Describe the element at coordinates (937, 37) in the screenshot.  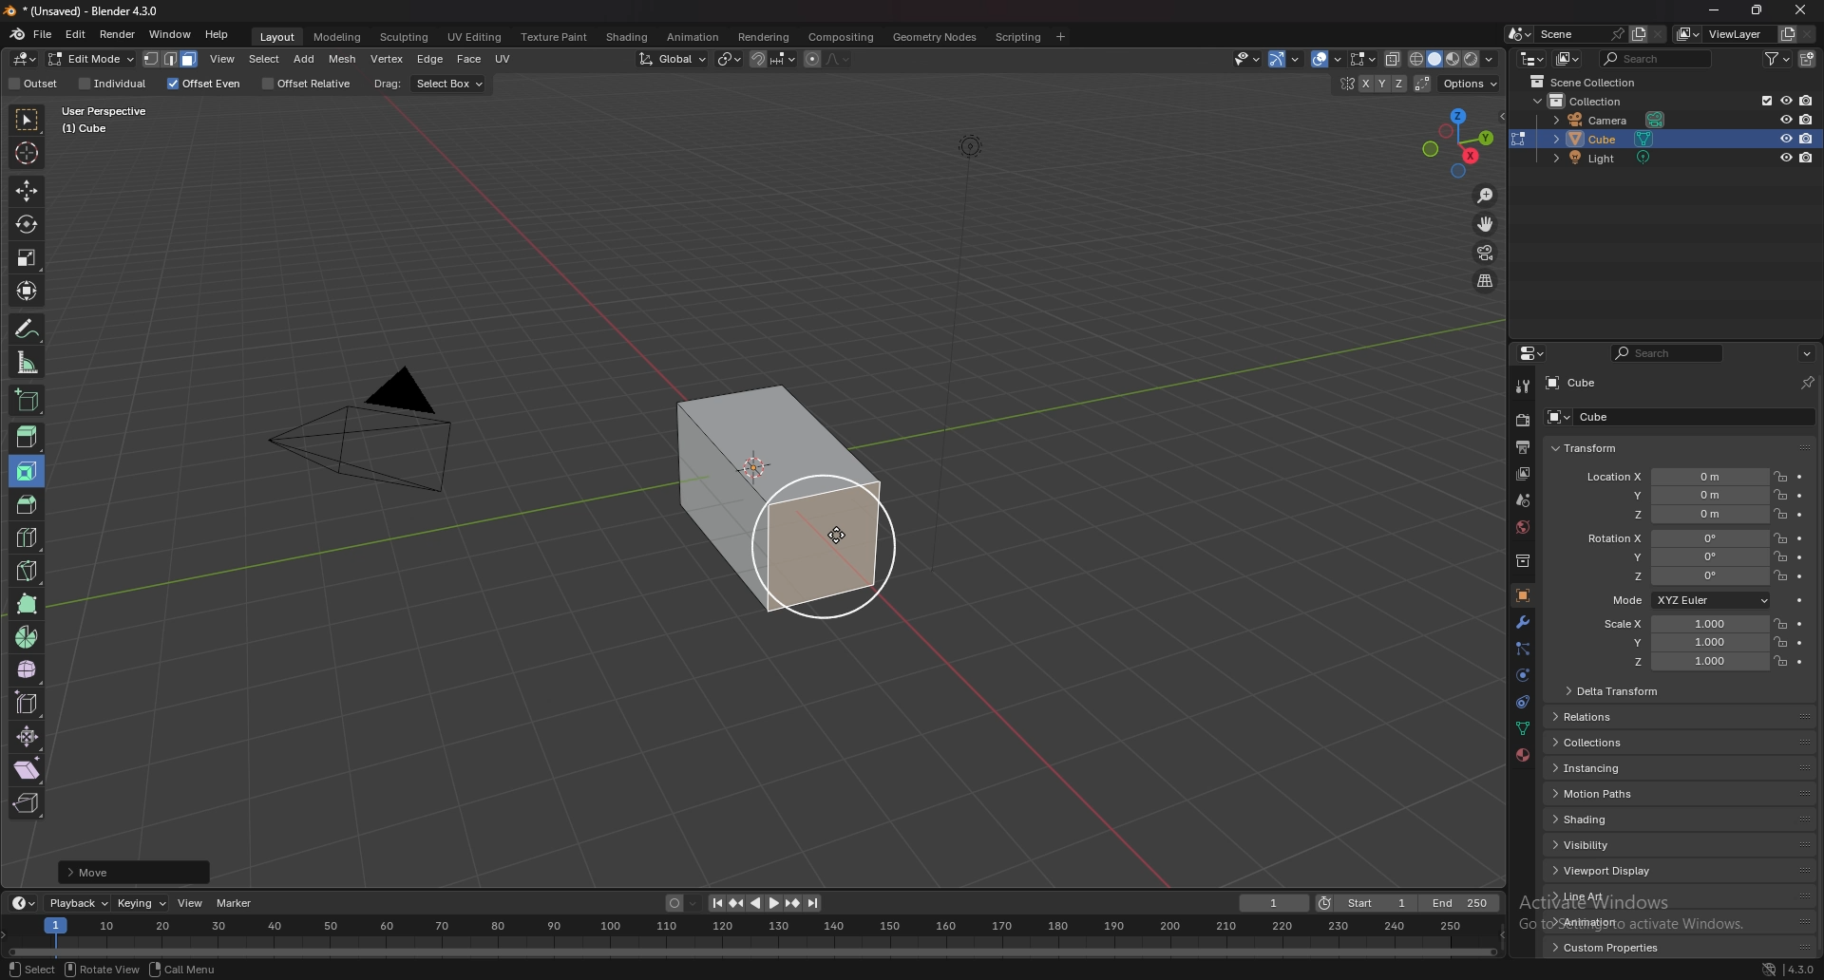
I see `geometry` at that location.